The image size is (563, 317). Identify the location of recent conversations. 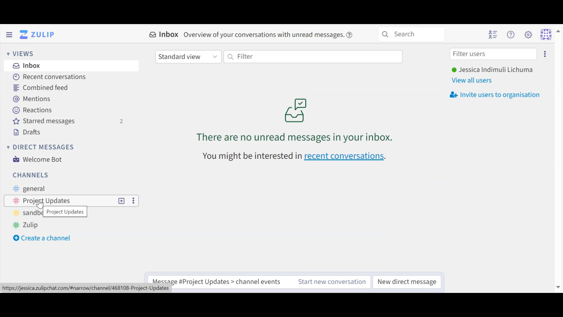
(345, 157).